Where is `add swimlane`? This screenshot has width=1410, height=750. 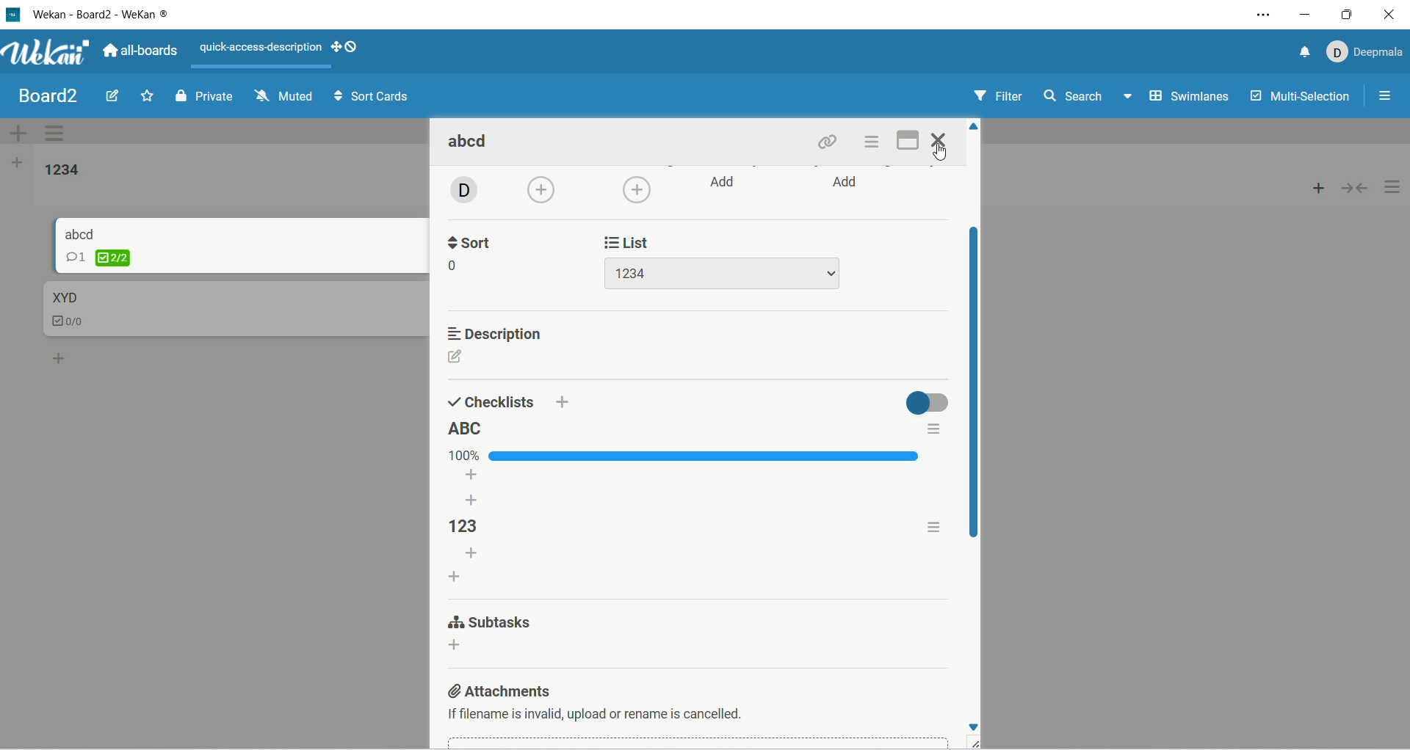
add swimlane is located at coordinates (15, 130).